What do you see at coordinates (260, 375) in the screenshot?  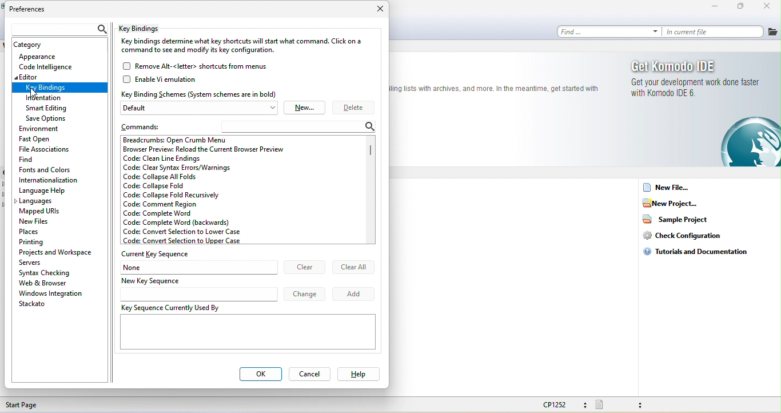 I see `ok` at bounding box center [260, 375].